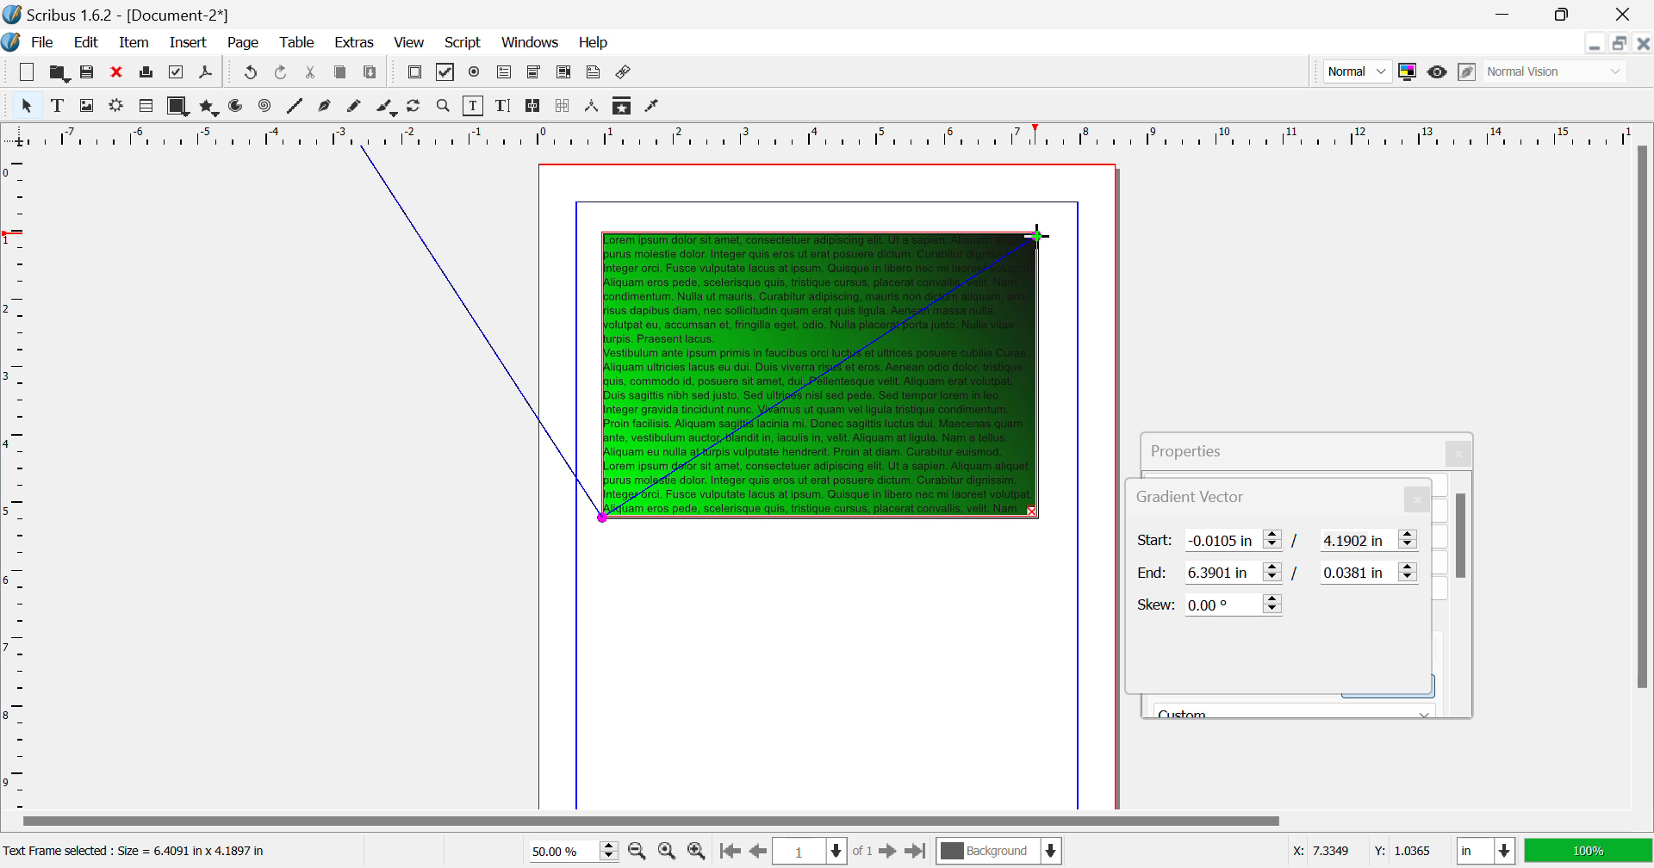 This screenshot has width=1654, height=868. What do you see at coordinates (1621, 43) in the screenshot?
I see `Minimize` at bounding box center [1621, 43].